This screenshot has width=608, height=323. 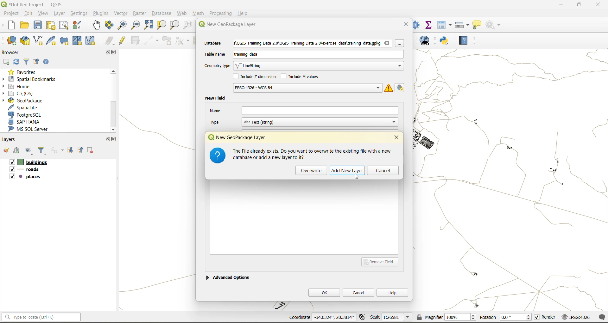 I want to click on no action, so click(x=494, y=24).